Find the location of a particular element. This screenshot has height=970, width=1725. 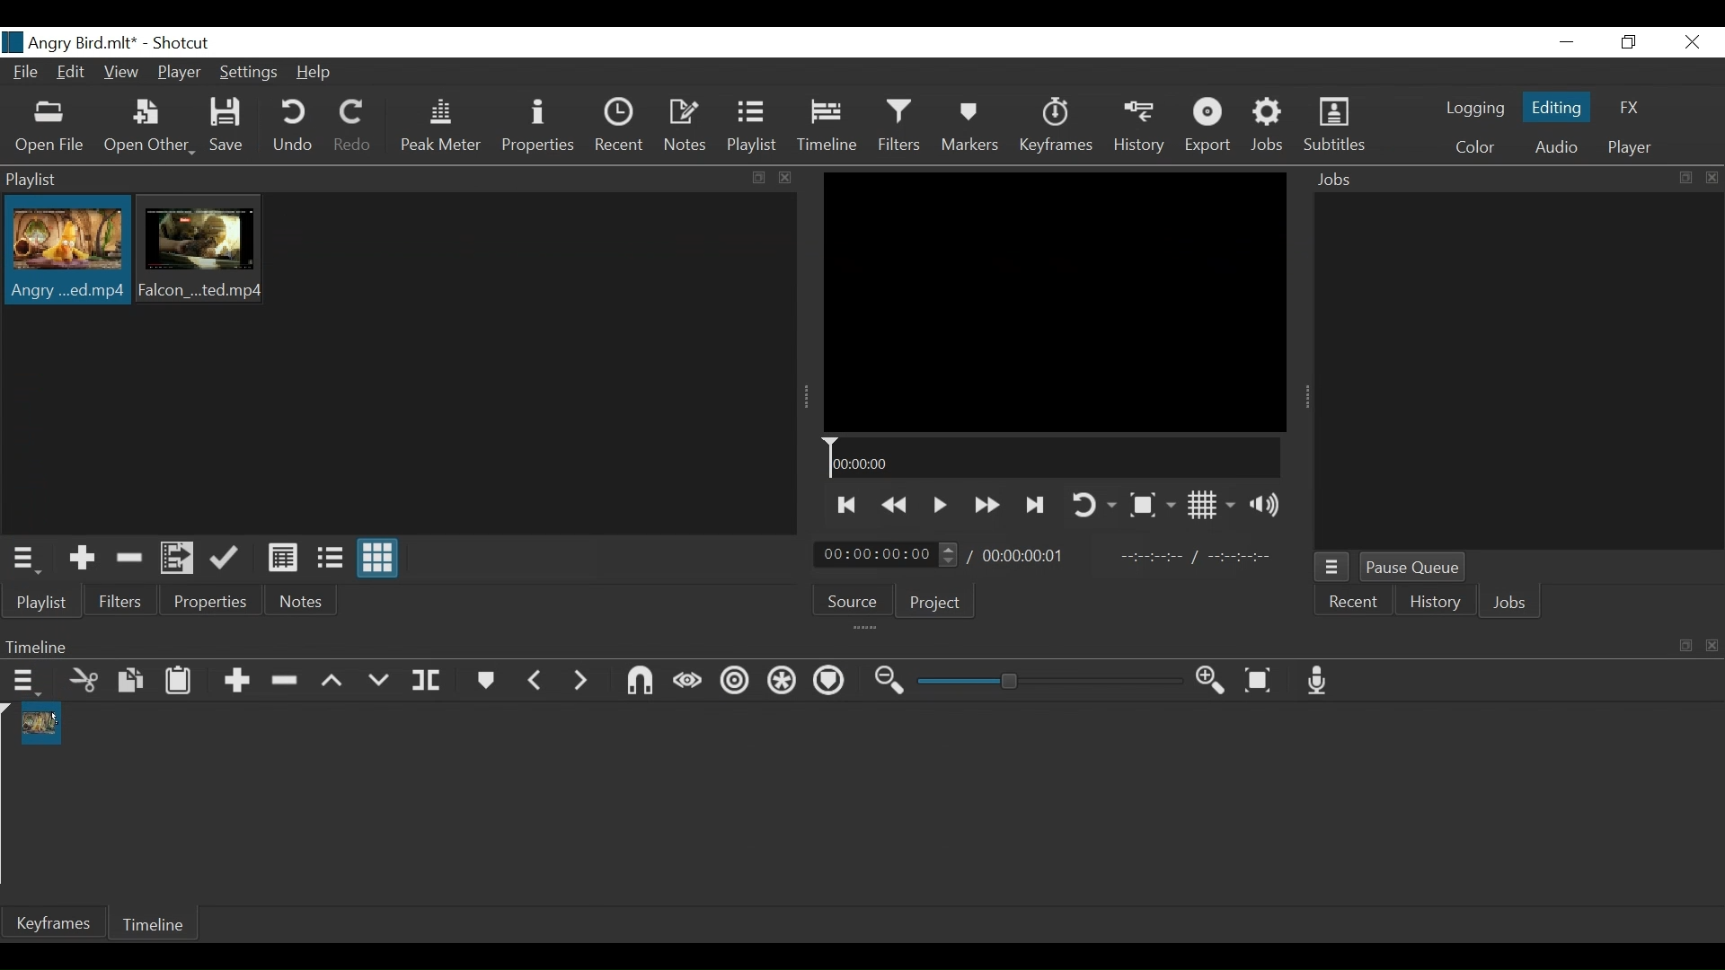

Source is located at coordinates (851, 599).